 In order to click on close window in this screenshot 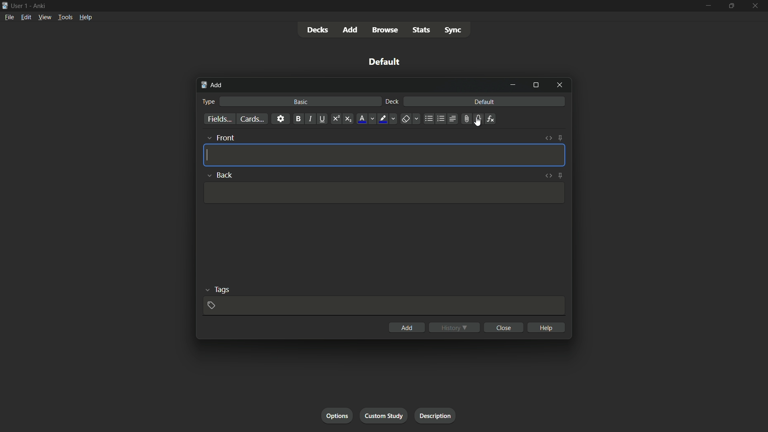, I will do `click(559, 86)`.